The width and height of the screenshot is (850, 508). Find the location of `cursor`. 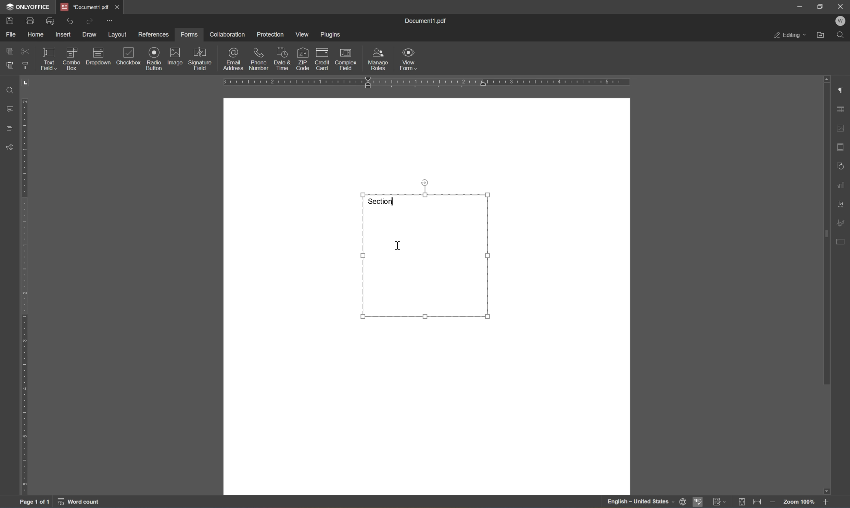

cursor is located at coordinates (399, 245).